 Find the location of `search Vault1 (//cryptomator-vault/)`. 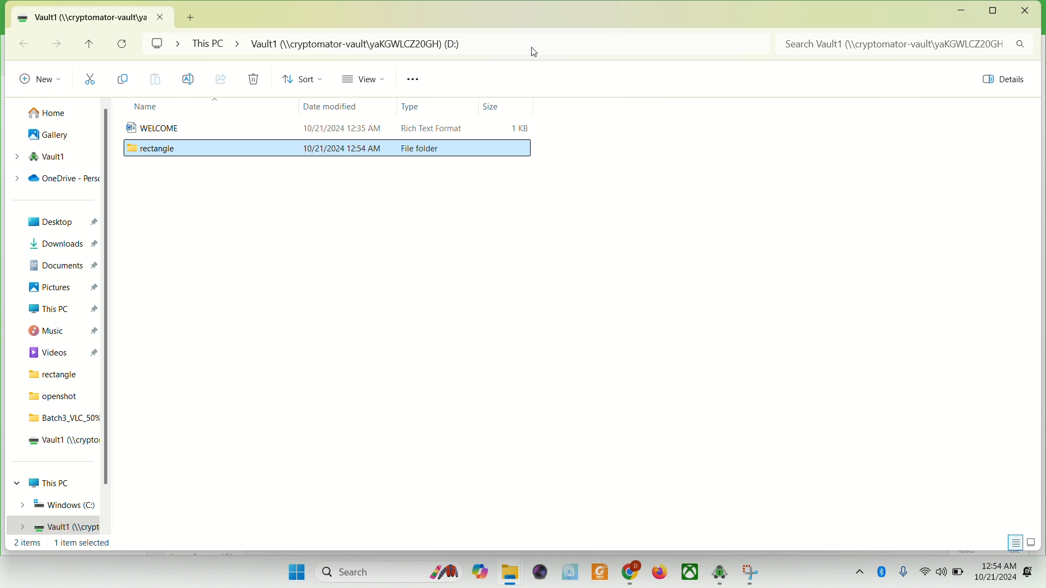

search Vault1 (//cryptomator-vault/) is located at coordinates (907, 44).